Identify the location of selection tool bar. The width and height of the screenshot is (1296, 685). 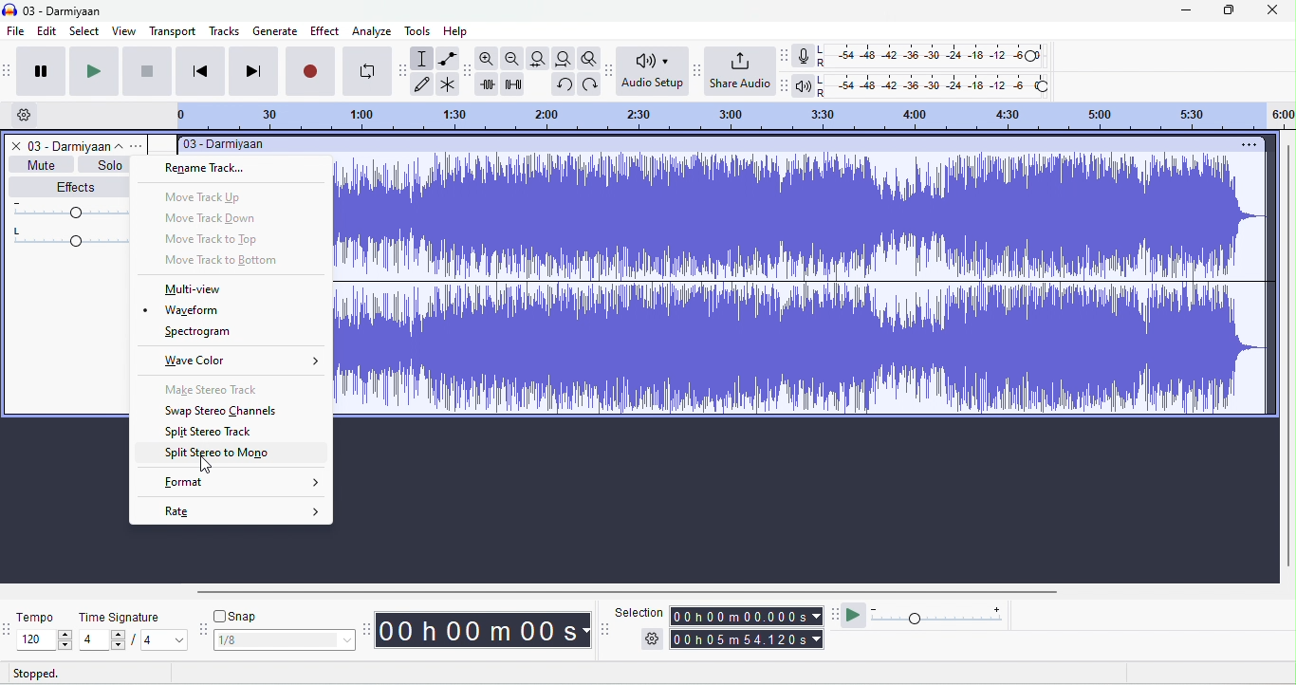
(606, 629).